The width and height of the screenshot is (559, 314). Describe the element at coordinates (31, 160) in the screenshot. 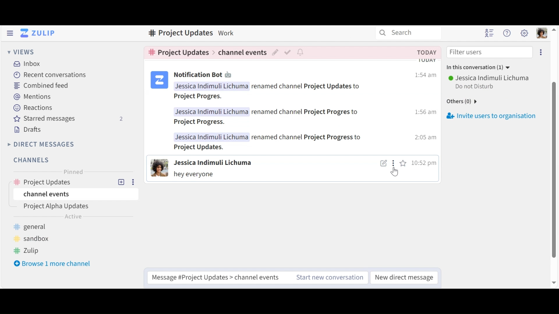

I see `Channels` at that location.